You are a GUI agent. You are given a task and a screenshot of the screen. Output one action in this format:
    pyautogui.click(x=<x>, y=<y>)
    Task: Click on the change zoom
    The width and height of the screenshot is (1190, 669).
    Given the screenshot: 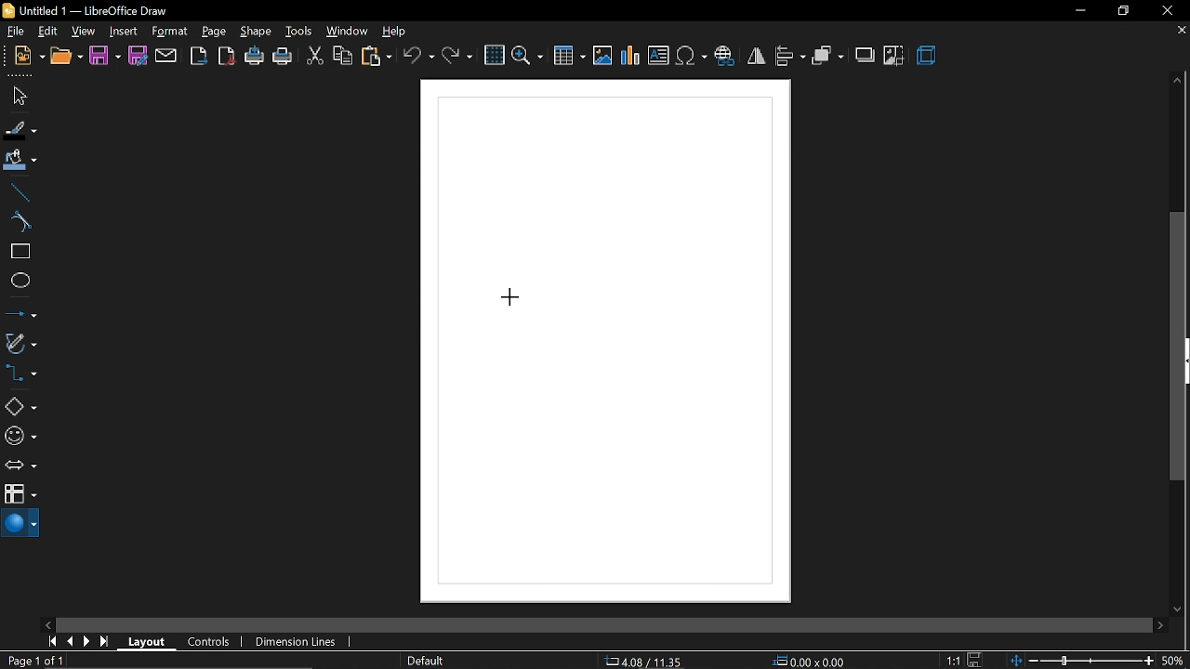 What is the action you would take?
    pyautogui.click(x=1082, y=662)
    